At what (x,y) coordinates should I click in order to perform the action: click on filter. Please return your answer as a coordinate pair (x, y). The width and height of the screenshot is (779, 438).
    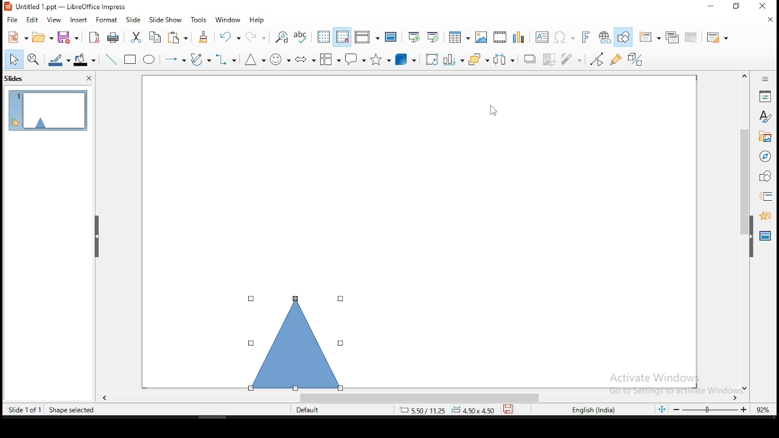
    Looking at the image, I should click on (574, 59).